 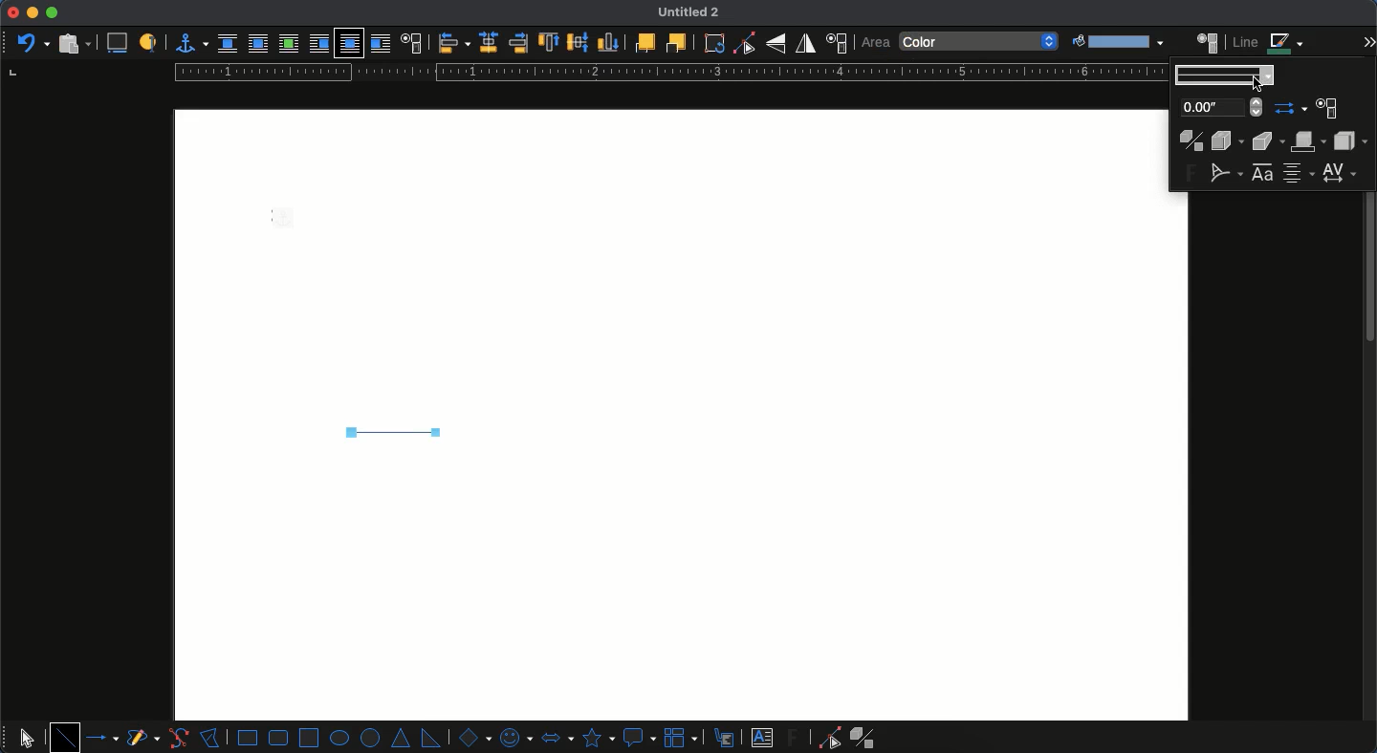 What do you see at coordinates (279, 738) in the screenshot?
I see `rounded rectangle` at bounding box center [279, 738].